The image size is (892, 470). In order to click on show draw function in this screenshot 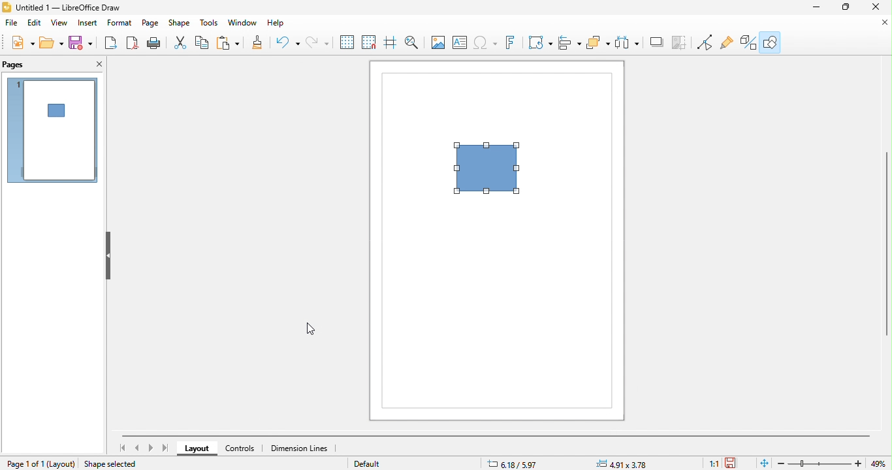, I will do `click(770, 41)`.